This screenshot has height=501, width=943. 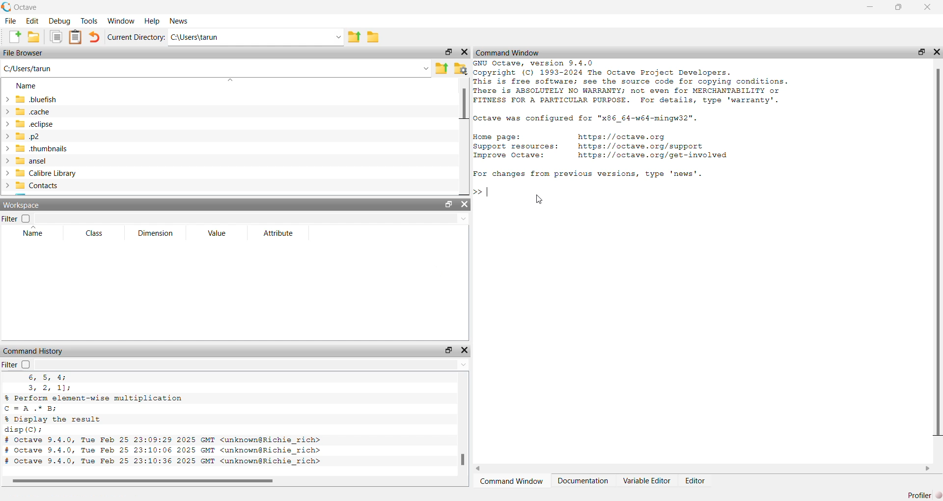 I want to click on Help, so click(x=152, y=21).